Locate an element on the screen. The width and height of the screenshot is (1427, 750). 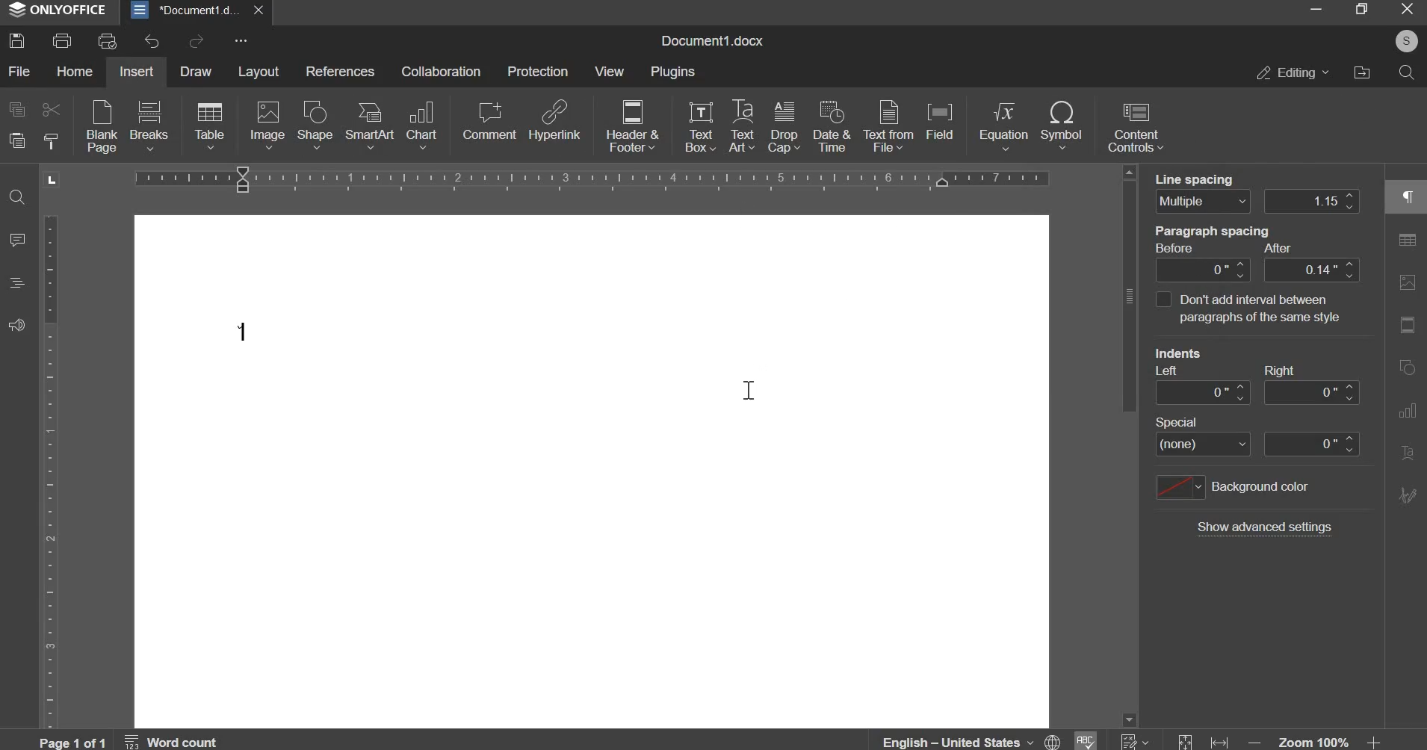
Symbol inserted is located at coordinates (246, 330).